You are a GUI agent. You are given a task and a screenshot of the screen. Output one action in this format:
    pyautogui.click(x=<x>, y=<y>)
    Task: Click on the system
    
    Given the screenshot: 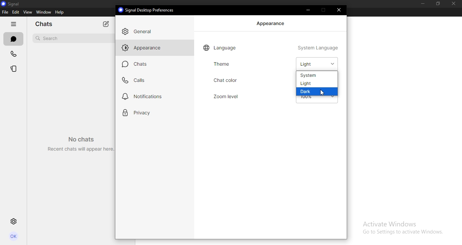 What is the action you would take?
    pyautogui.click(x=310, y=75)
    